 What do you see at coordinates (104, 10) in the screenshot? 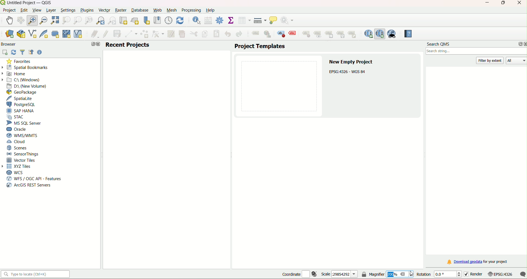
I see `Vector` at bounding box center [104, 10].